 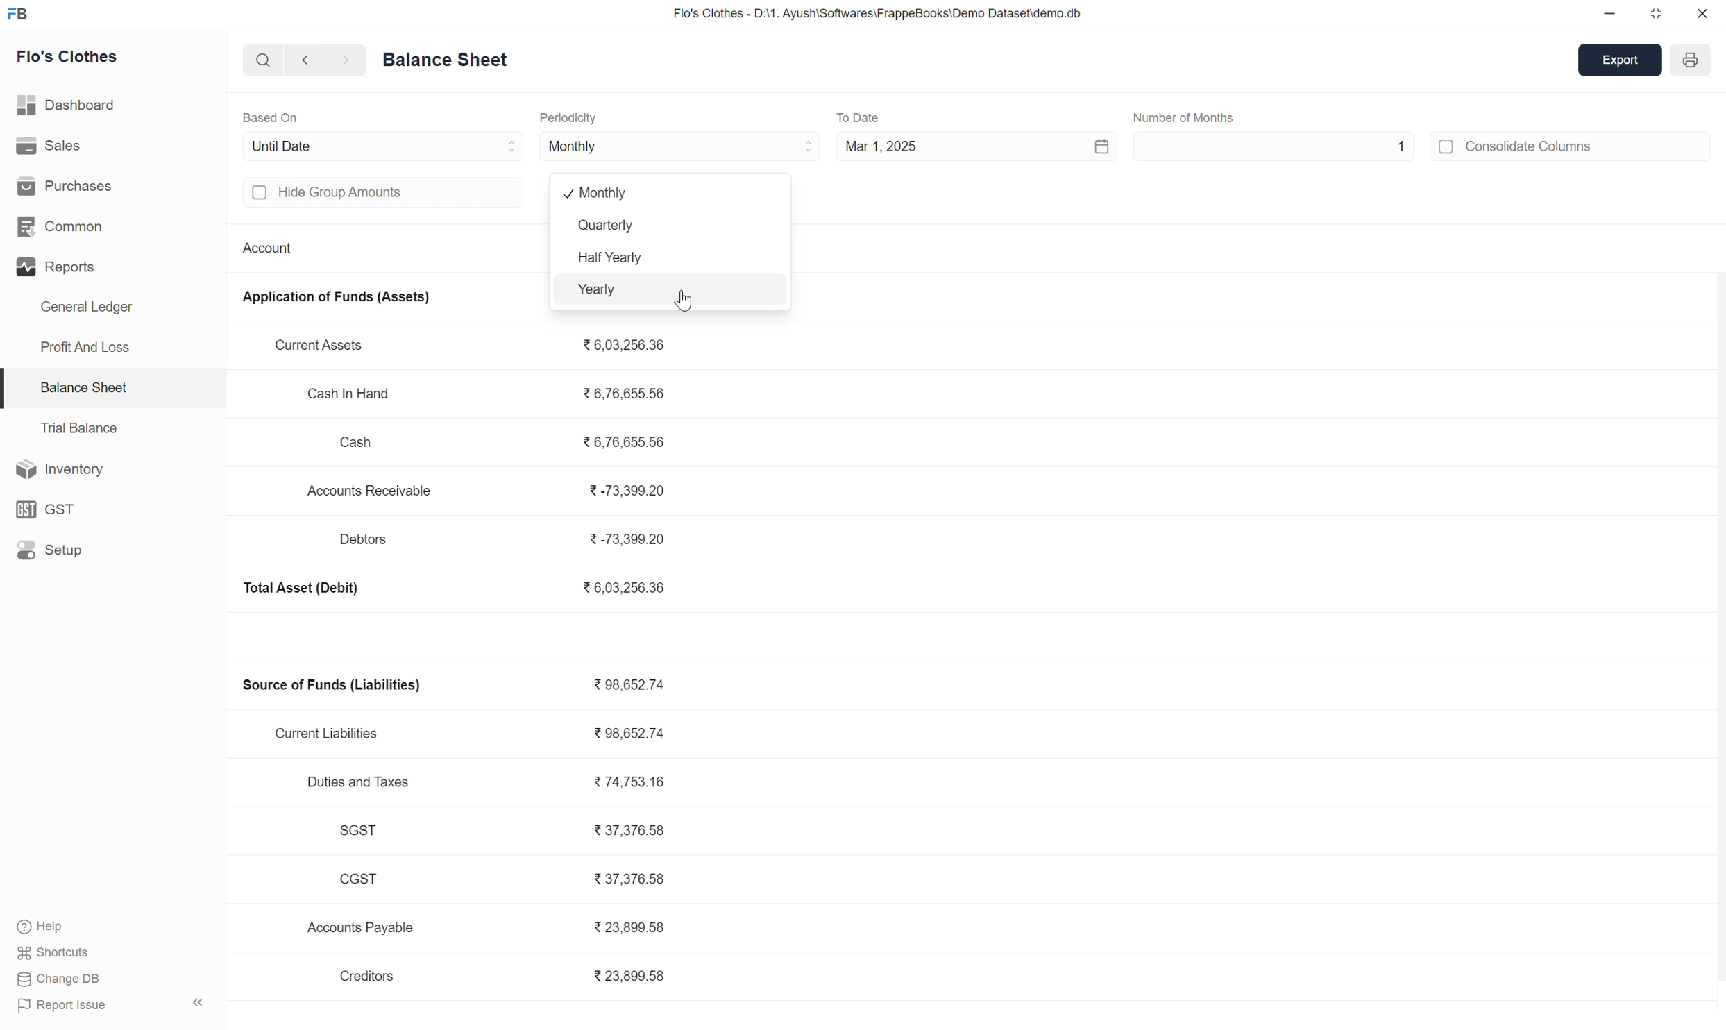 What do you see at coordinates (1700, 14) in the screenshot?
I see `close` at bounding box center [1700, 14].